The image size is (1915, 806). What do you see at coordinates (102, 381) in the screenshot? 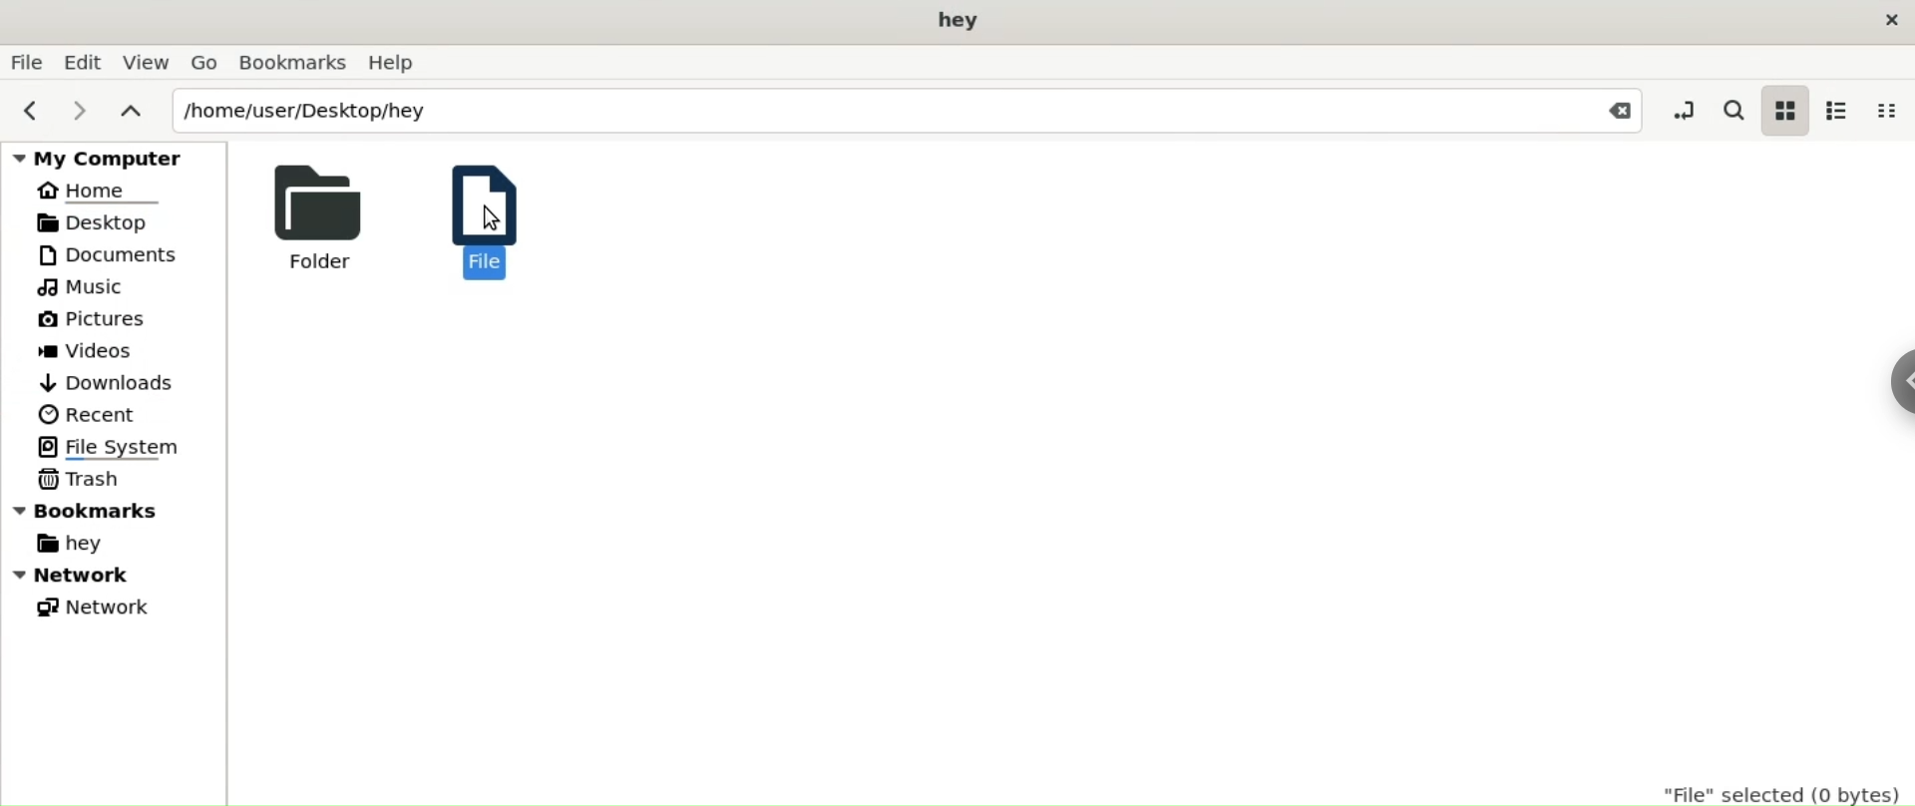
I see `Downloads` at bounding box center [102, 381].